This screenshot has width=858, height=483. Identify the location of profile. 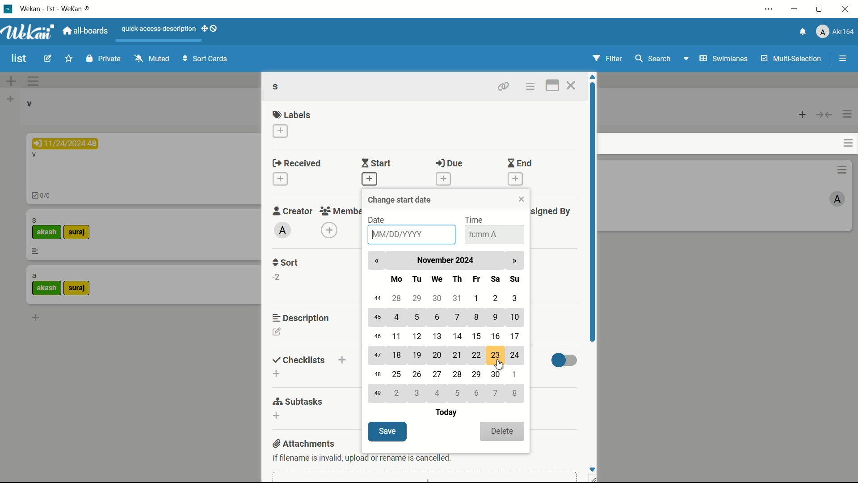
(836, 31).